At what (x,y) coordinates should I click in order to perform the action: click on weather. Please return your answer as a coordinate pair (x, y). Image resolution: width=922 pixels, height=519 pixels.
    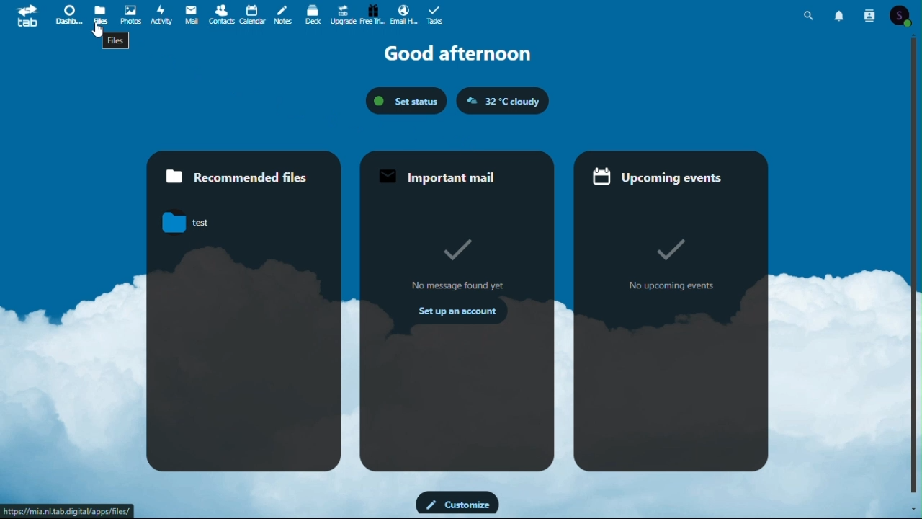
    Looking at the image, I should click on (503, 101).